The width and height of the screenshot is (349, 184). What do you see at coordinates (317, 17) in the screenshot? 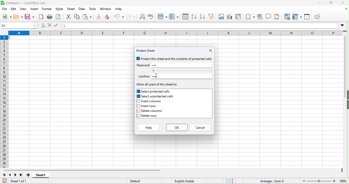
I see `show draw functions` at bounding box center [317, 17].